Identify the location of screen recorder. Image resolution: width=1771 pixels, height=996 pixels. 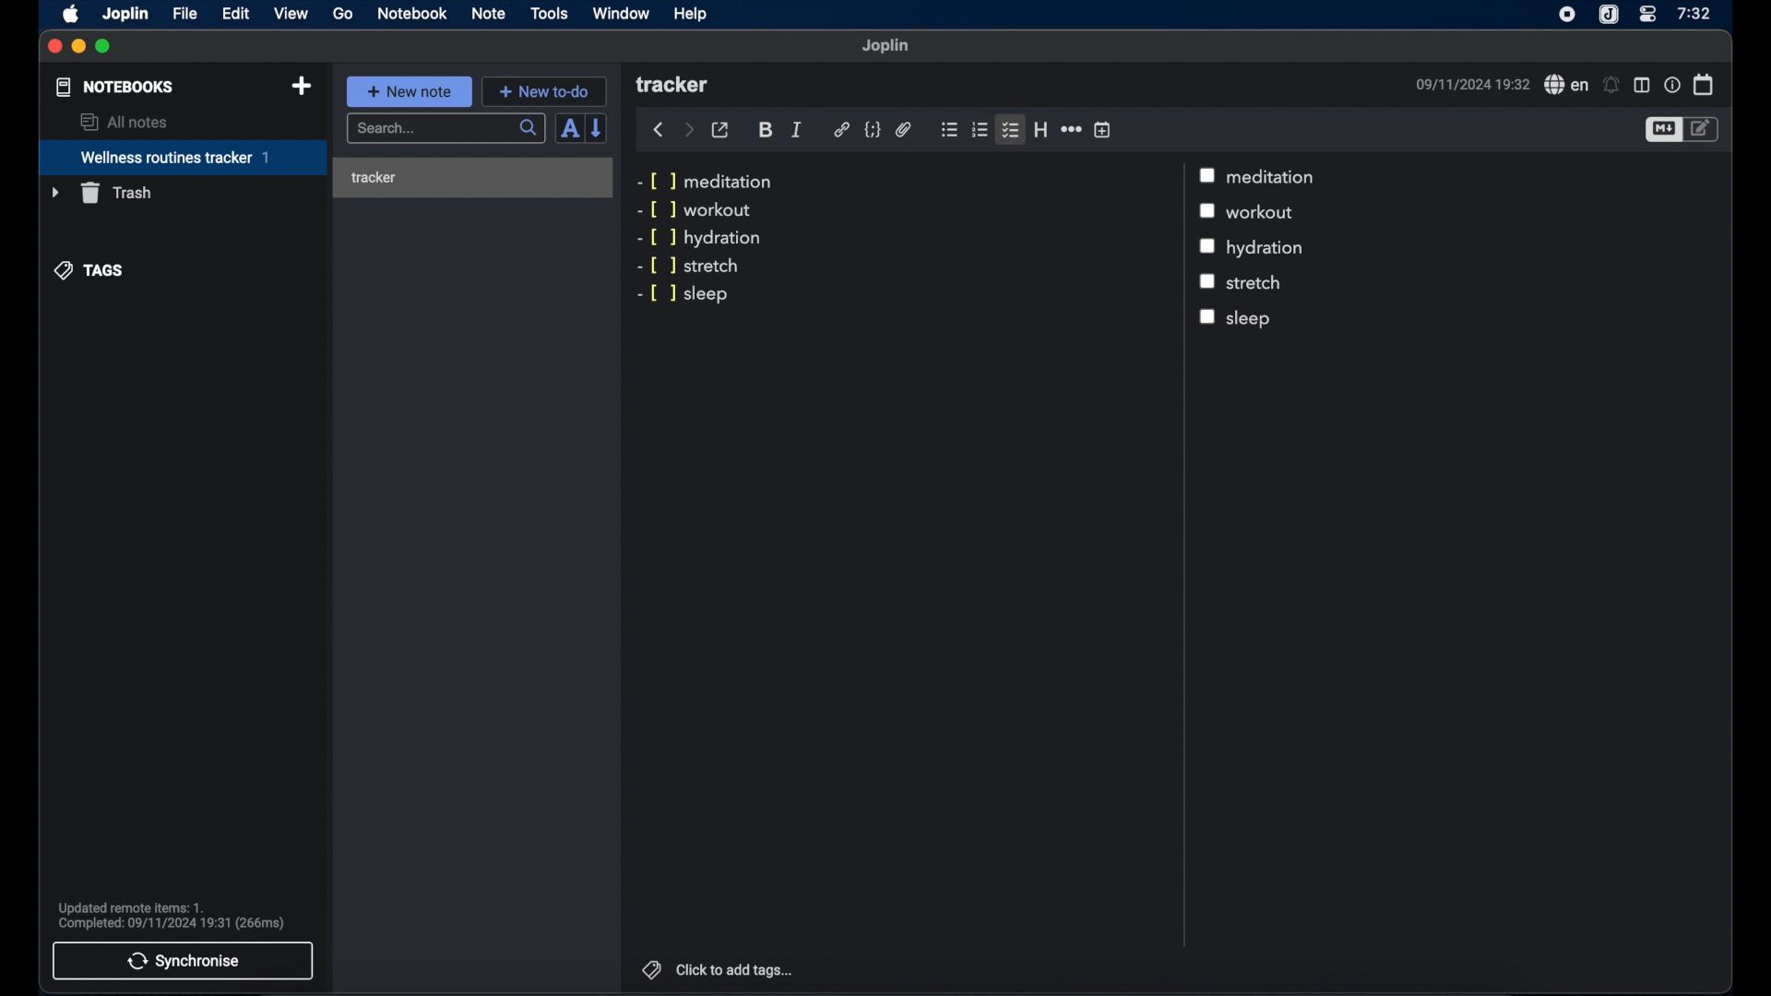
(1567, 14).